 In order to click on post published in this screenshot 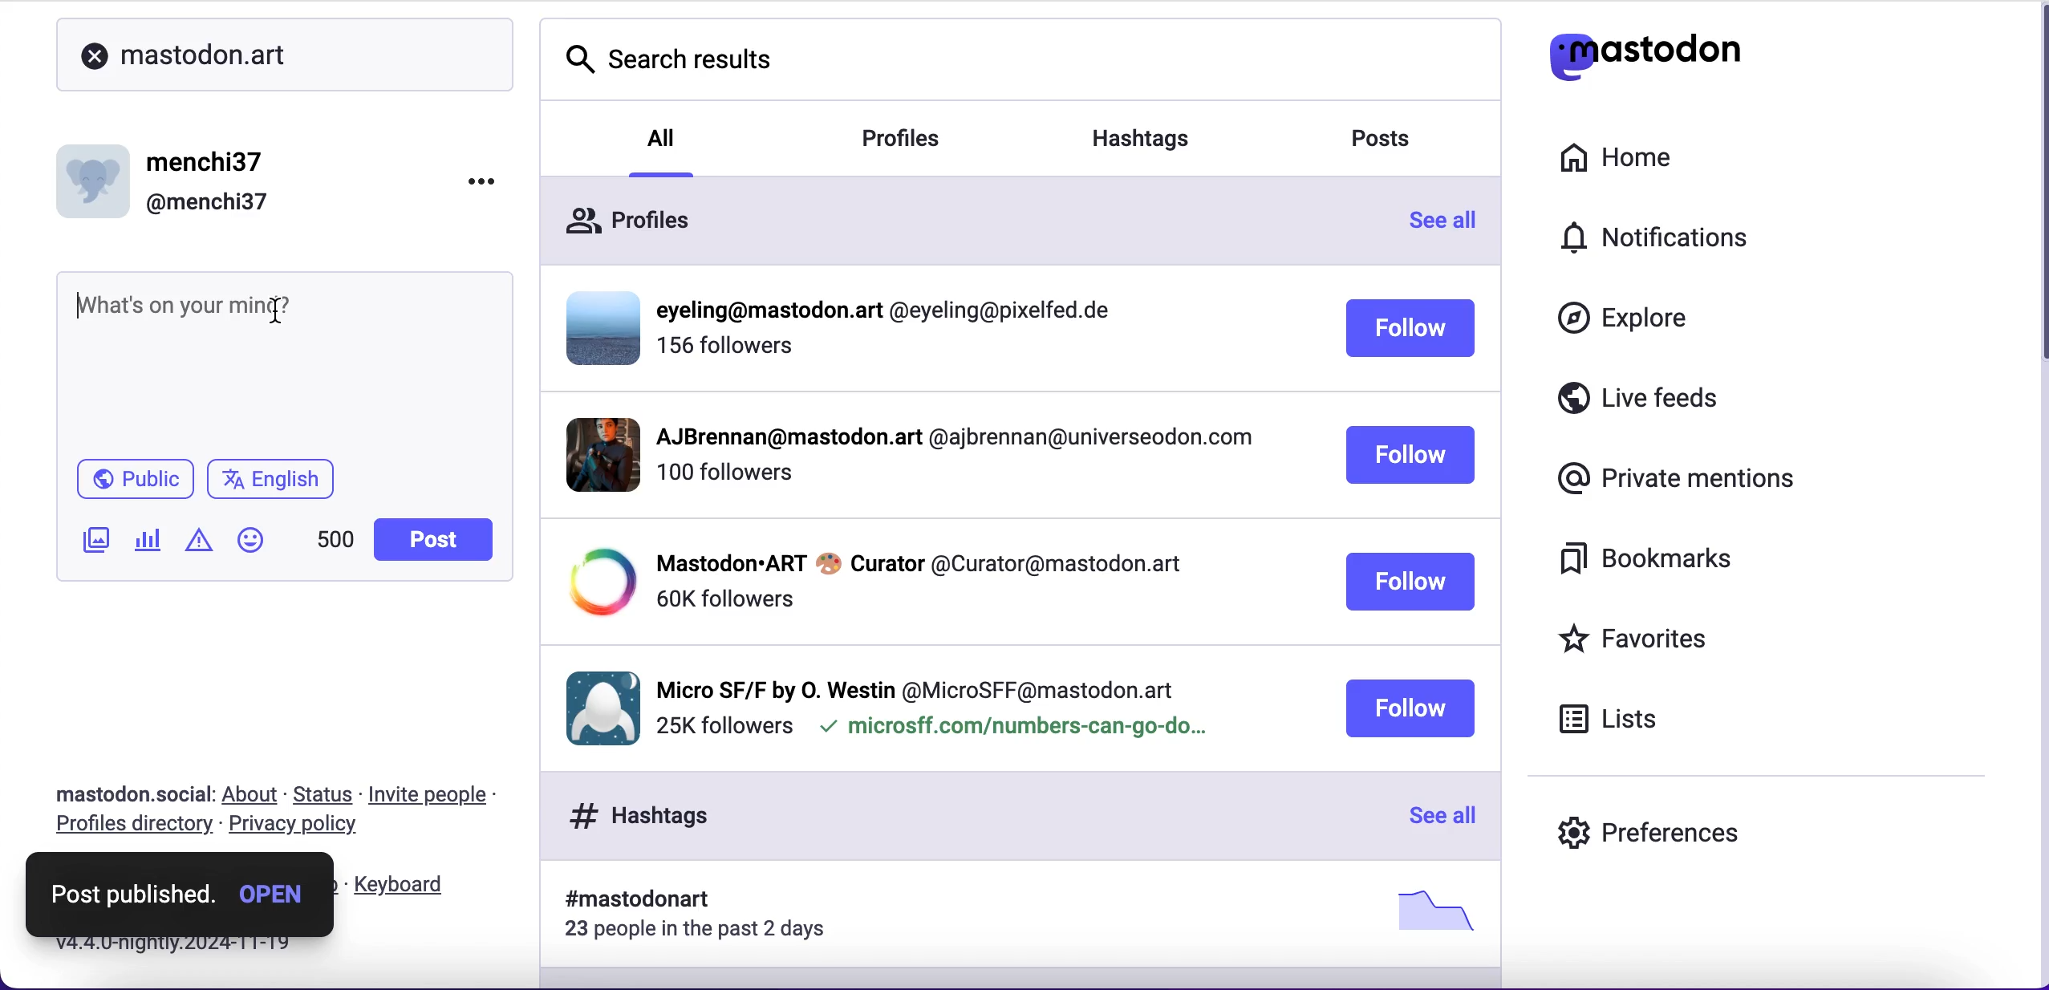, I will do `click(133, 892)`.